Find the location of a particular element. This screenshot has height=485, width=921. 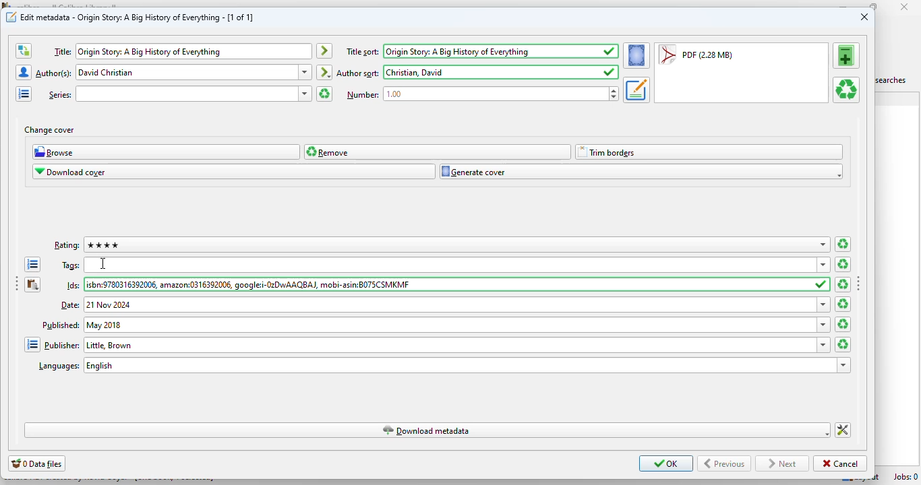

0 data files is located at coordinates (36, 463).